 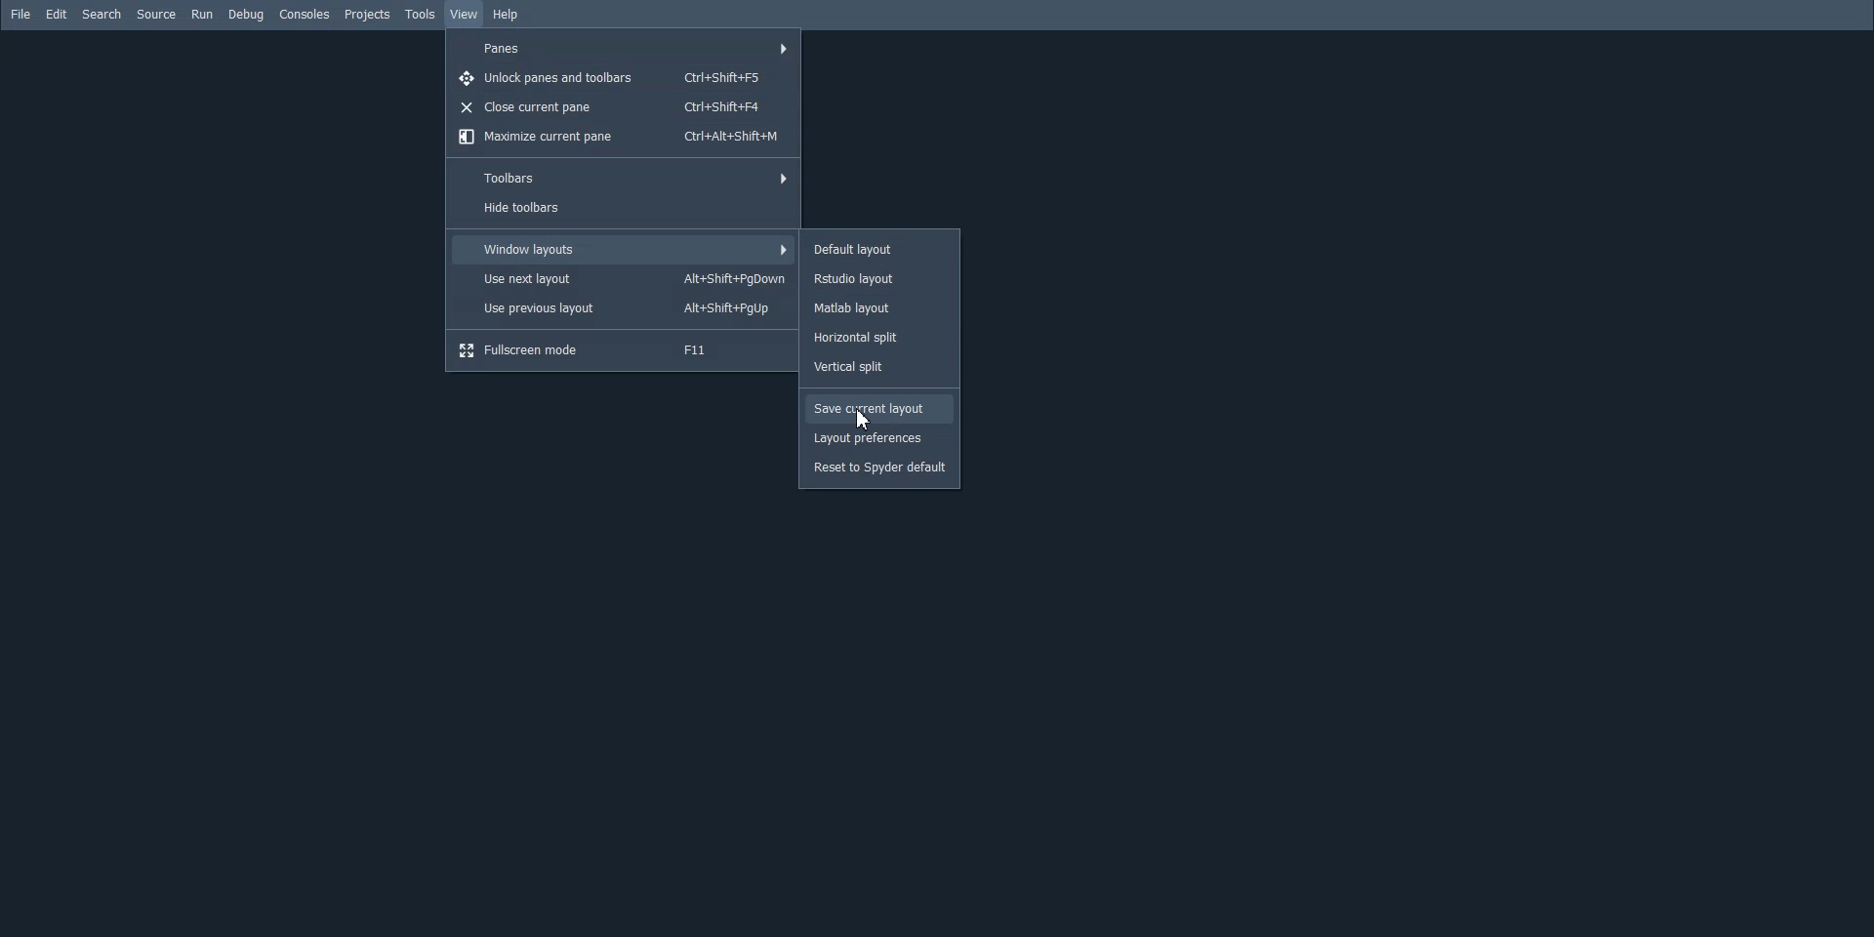 What do you see at coordinates (623, 209) in the screenshot?
I see `Hide toolbars` at bounding box center [623, 209].